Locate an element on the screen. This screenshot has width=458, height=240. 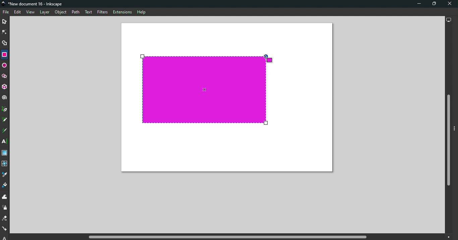
Spray tool is located at coordinates (6, 208).